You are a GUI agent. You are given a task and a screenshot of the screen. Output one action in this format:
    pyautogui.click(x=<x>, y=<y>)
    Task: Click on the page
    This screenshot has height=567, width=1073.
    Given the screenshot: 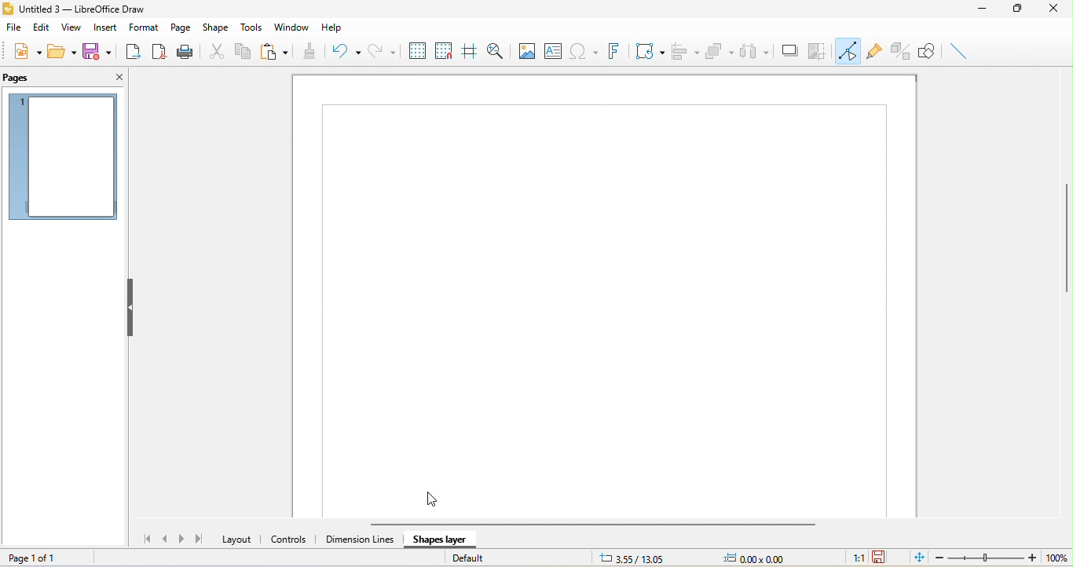 What is the action you would take?
    pyautogui.click(x=180, y=27)
    